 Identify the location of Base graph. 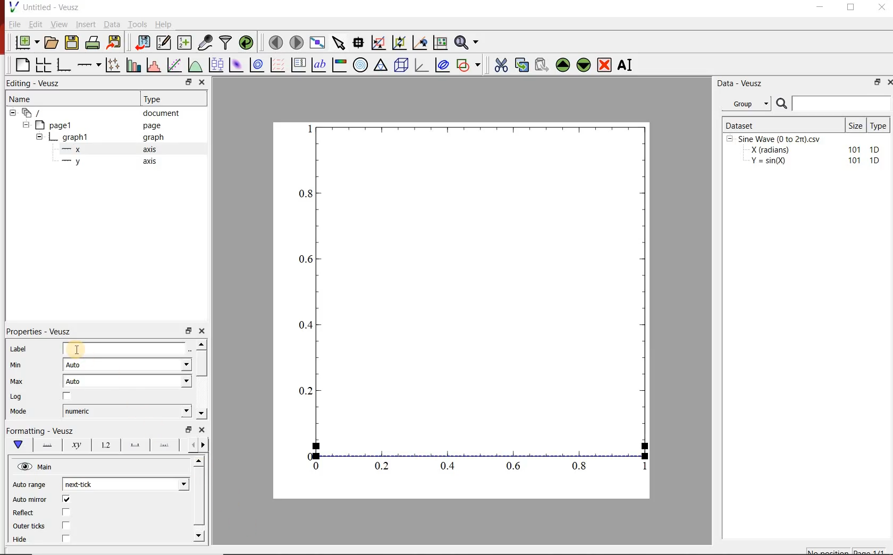
(64, 65).